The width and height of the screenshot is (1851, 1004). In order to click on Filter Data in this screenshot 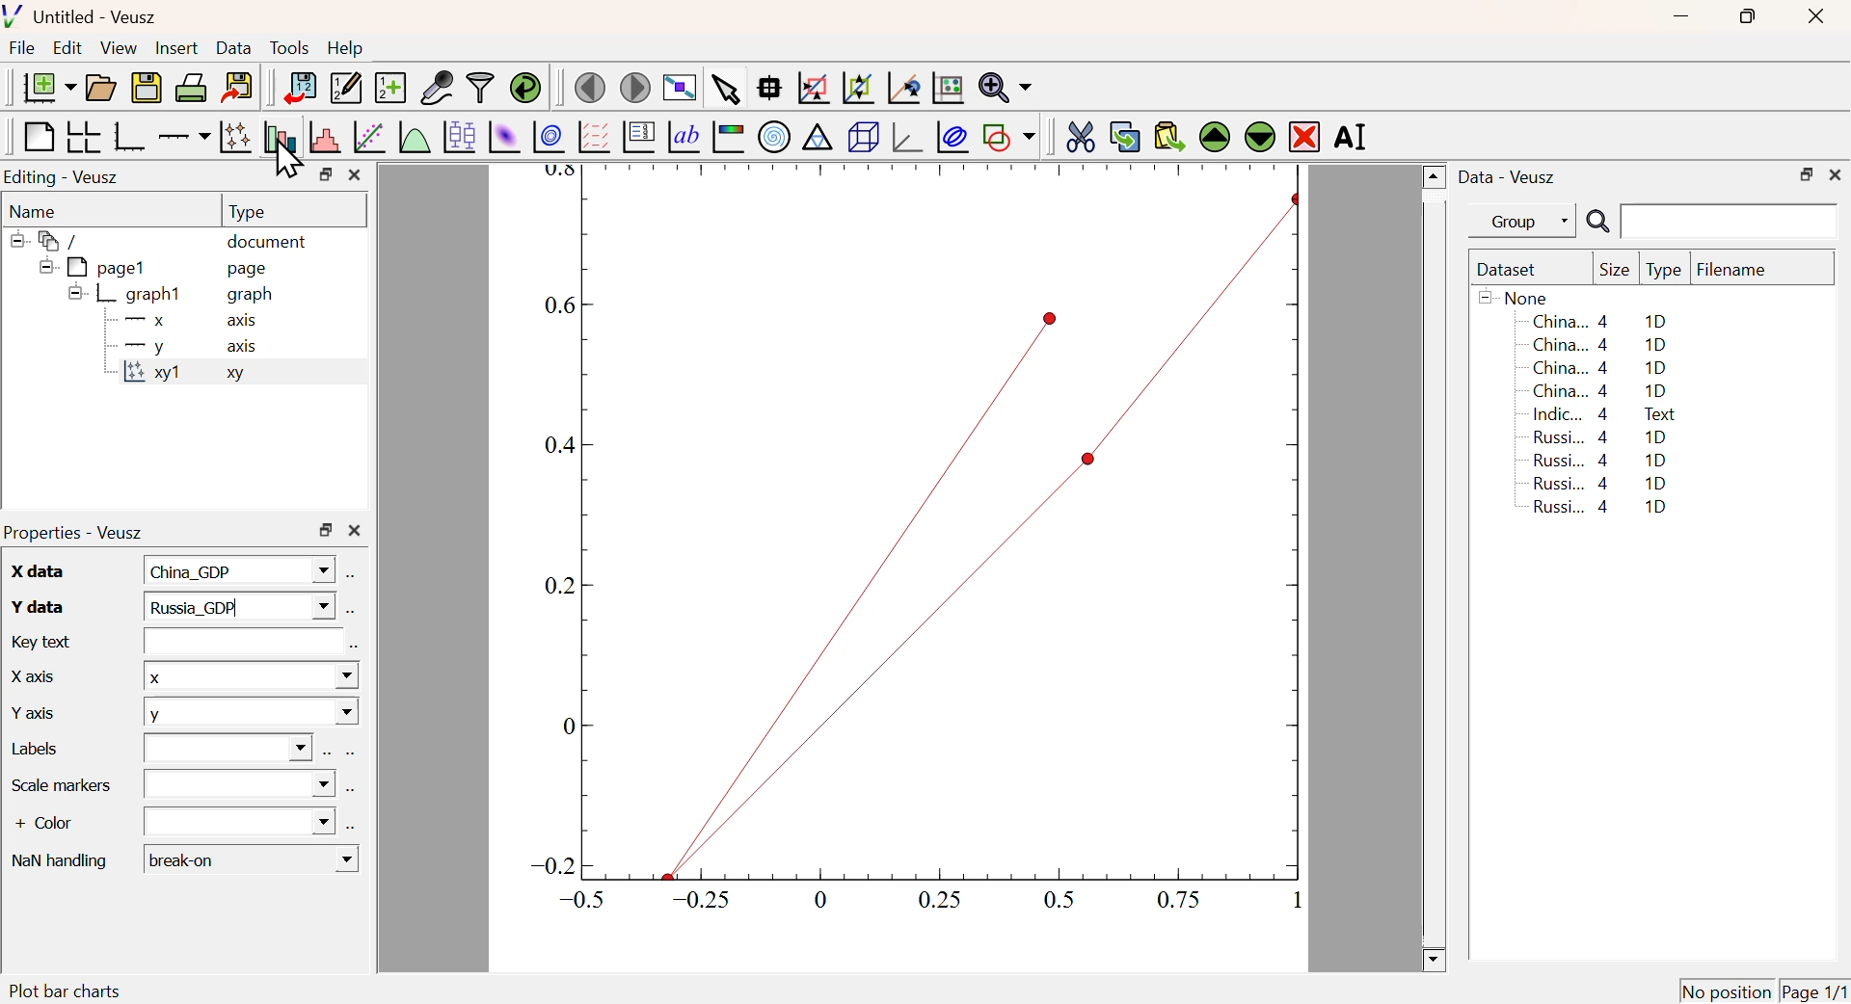, I will do `click(480, 86)`.